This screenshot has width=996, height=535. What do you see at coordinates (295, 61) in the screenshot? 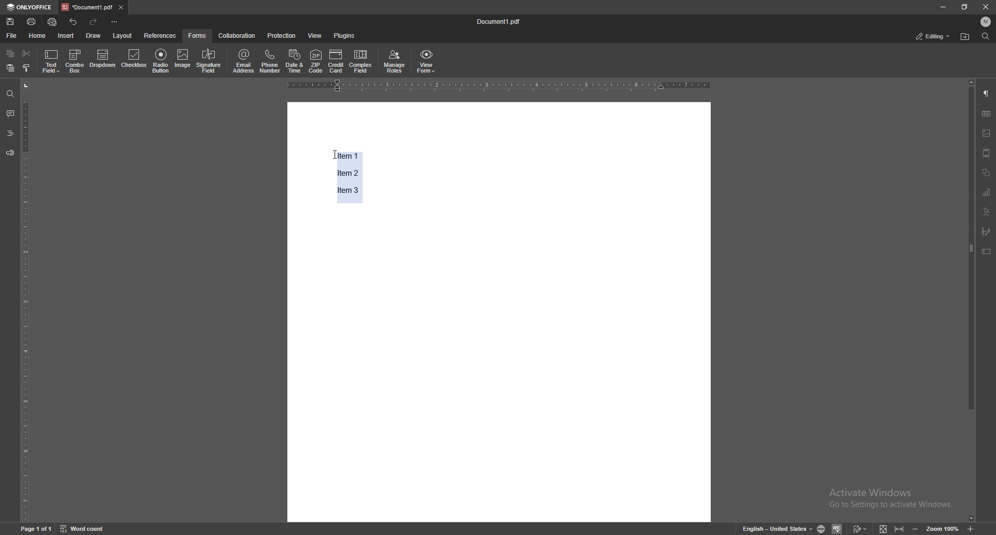
I see `date and time` at bounding box center [295, 61].